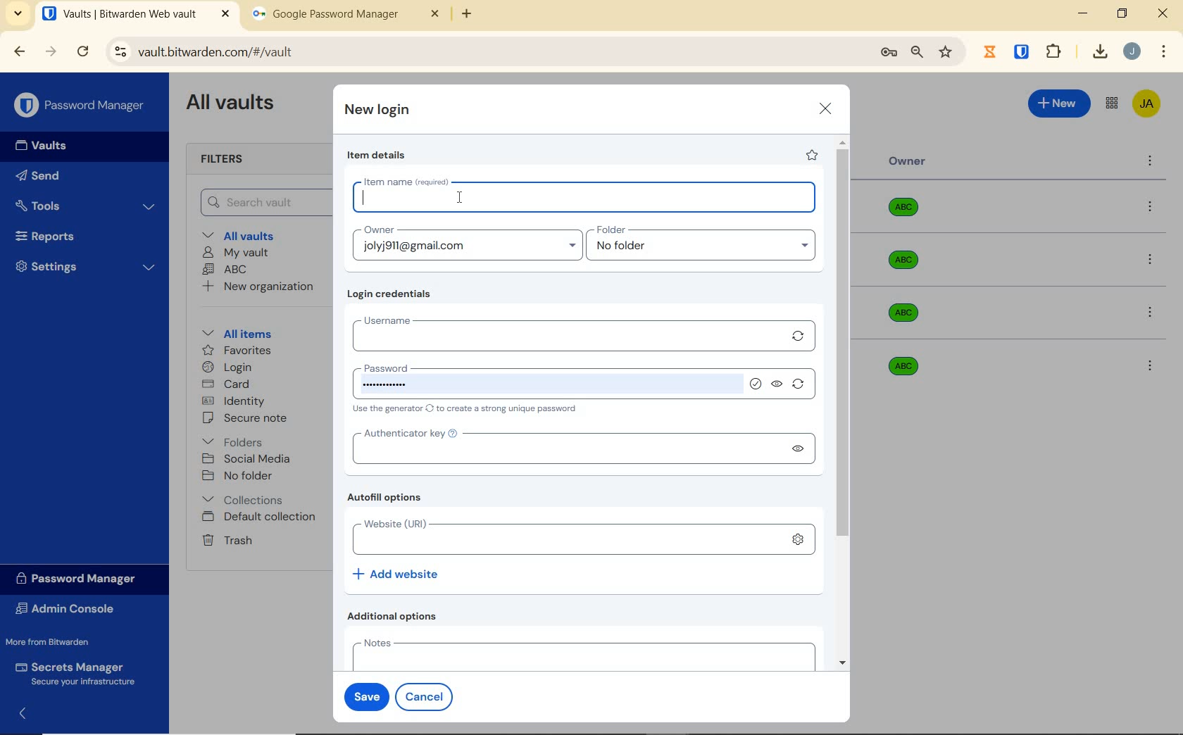 The image size is (1183, 735). What do you see at coordinates (1060, 101) in the screenshot?
I see `New` at bounding box center [1060, 101].